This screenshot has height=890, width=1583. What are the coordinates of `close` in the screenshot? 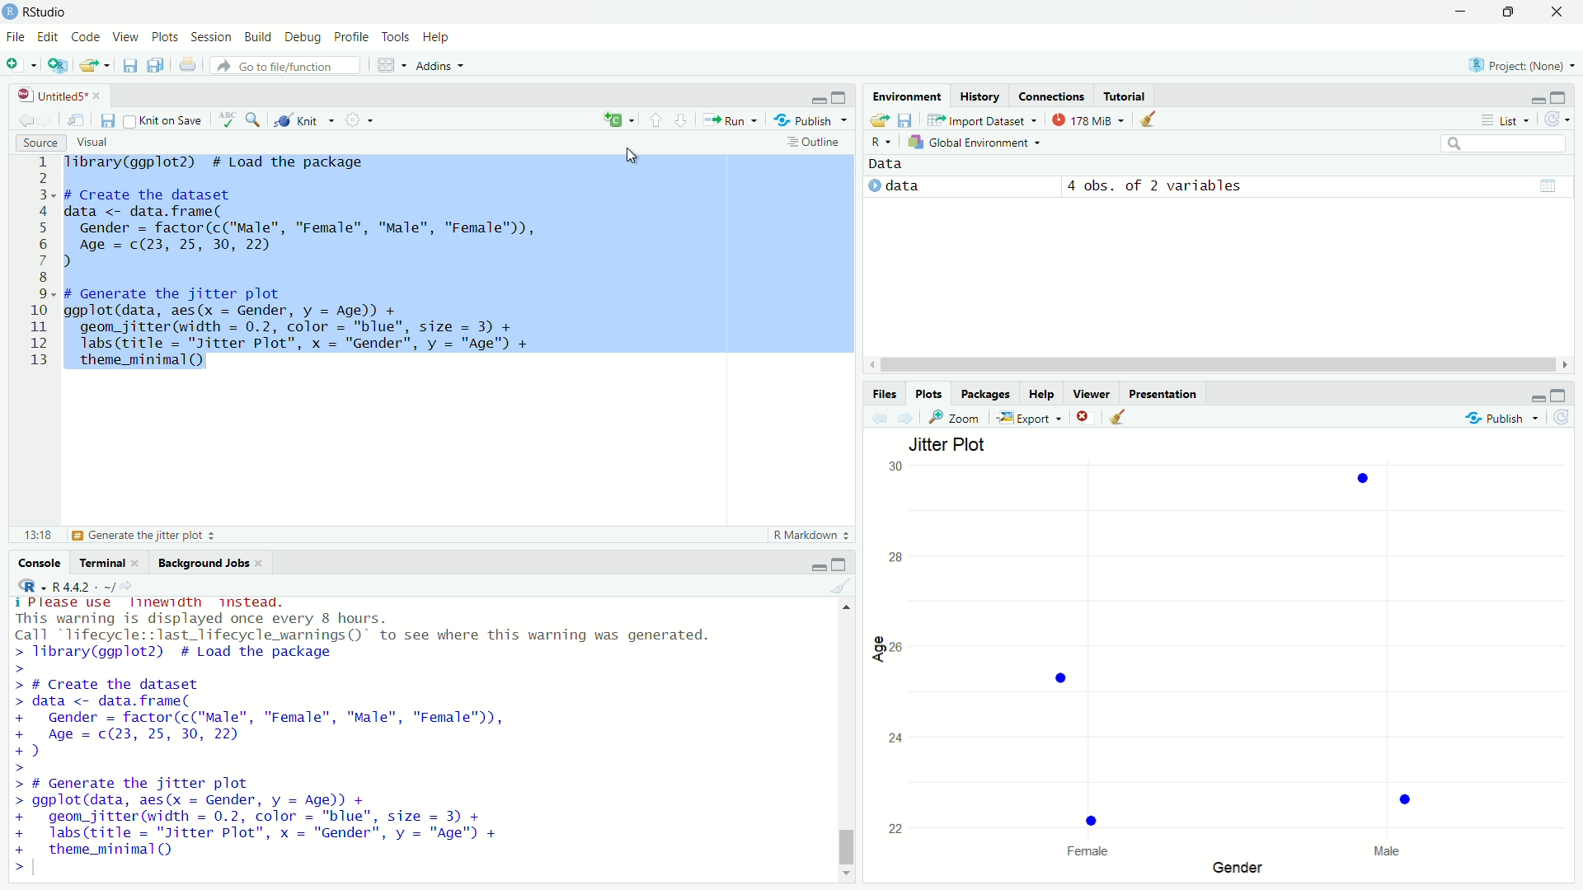 It's located at (1562, 12).